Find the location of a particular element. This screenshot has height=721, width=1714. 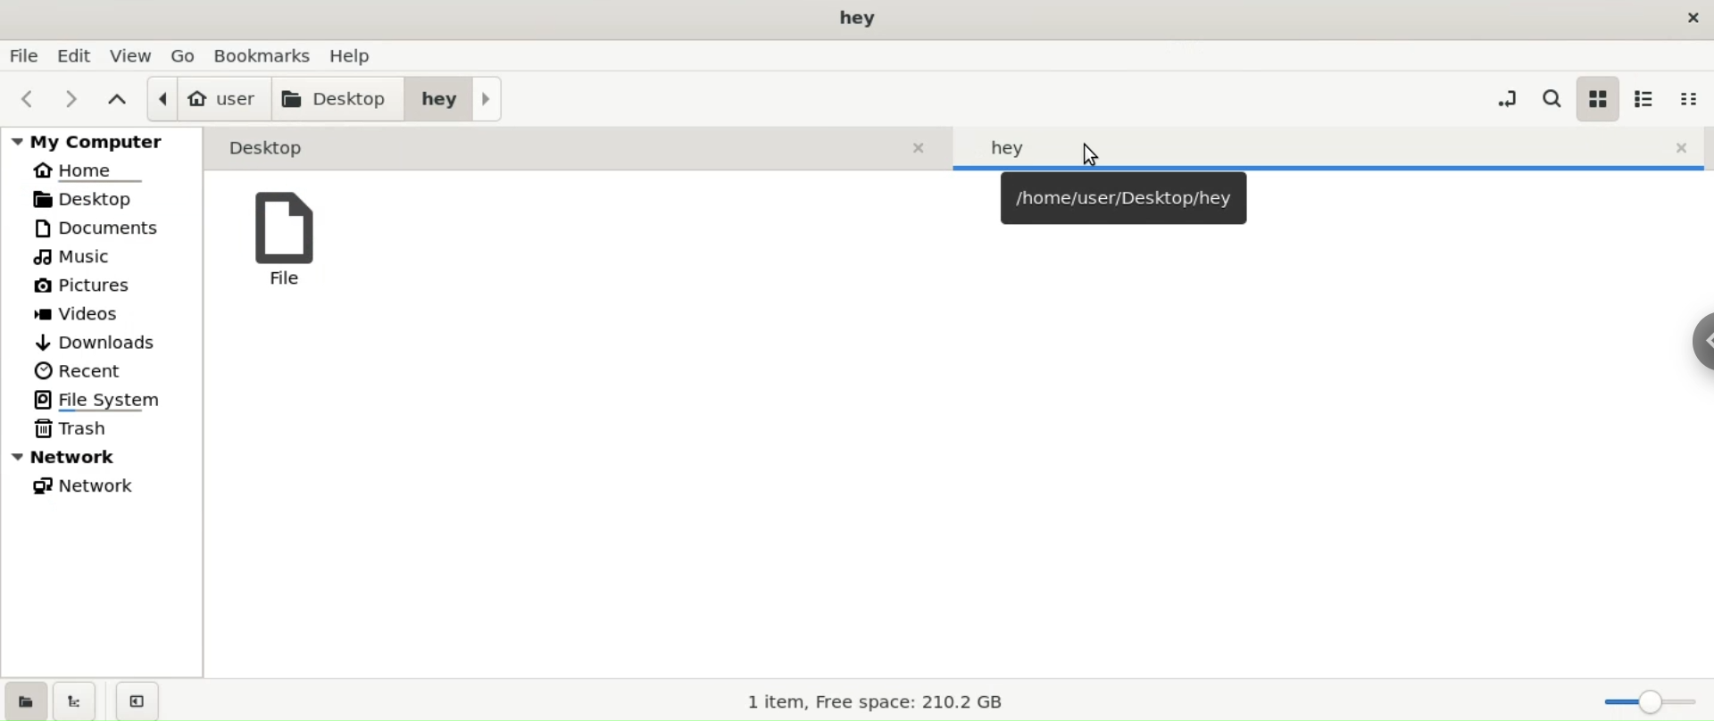

desktop is located at coordinates (578, 148).